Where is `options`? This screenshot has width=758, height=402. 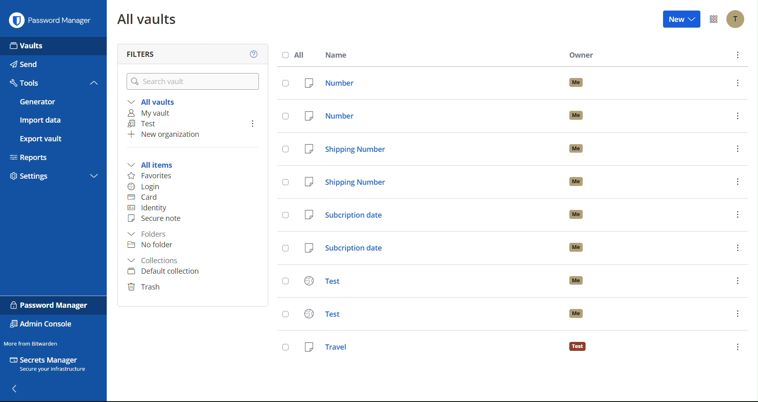
options is located at coordinates (737, 82).